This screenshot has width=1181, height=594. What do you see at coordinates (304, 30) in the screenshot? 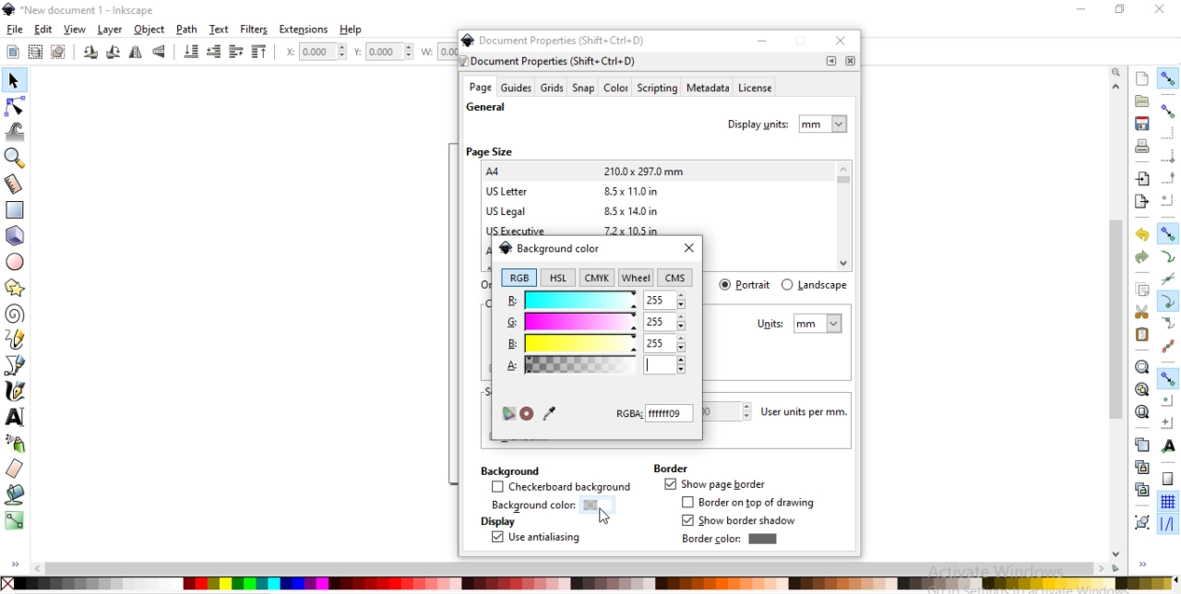
I see `extensions` at bounding box center [304, 30].